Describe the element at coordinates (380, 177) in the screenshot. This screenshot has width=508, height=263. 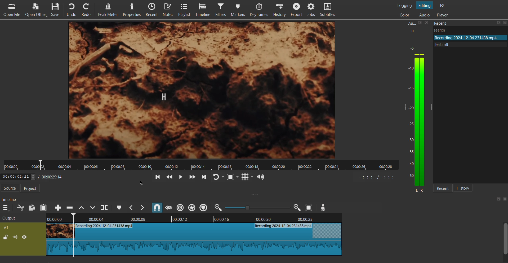
I see `timer format` at that location.